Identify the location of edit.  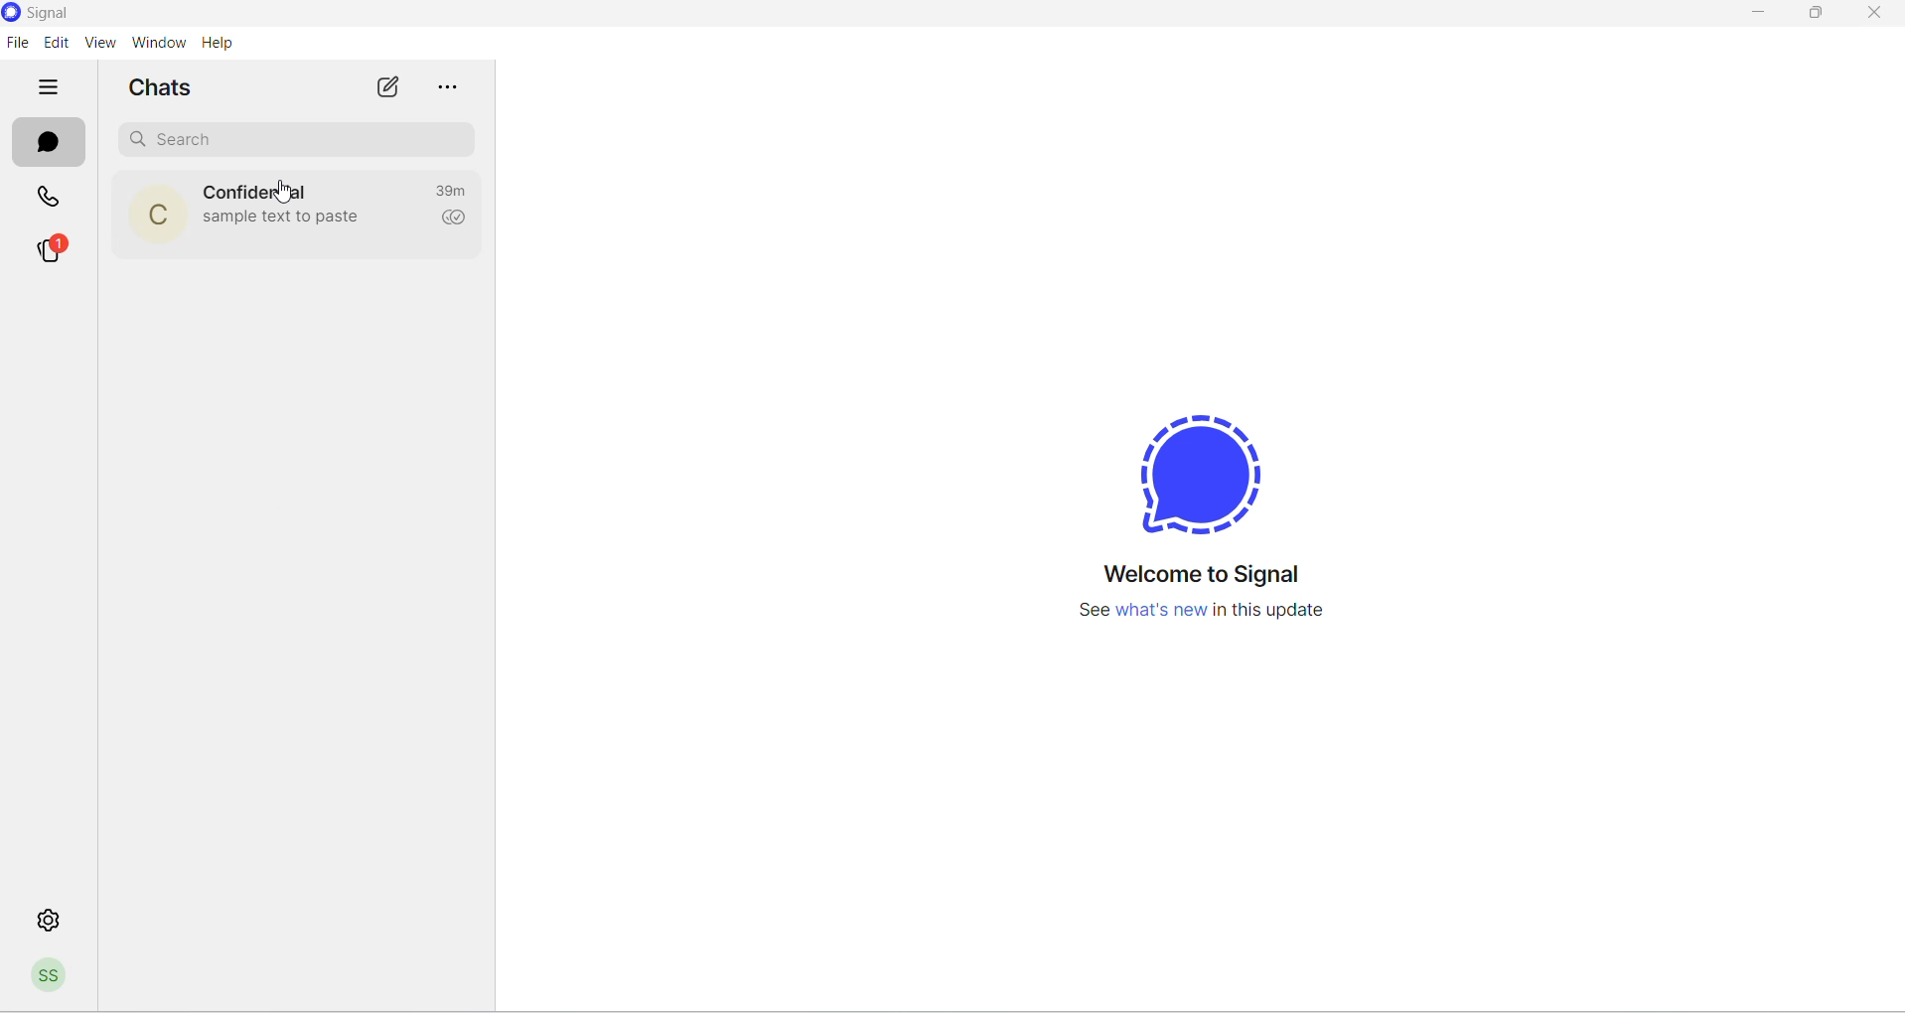
(53, 42).